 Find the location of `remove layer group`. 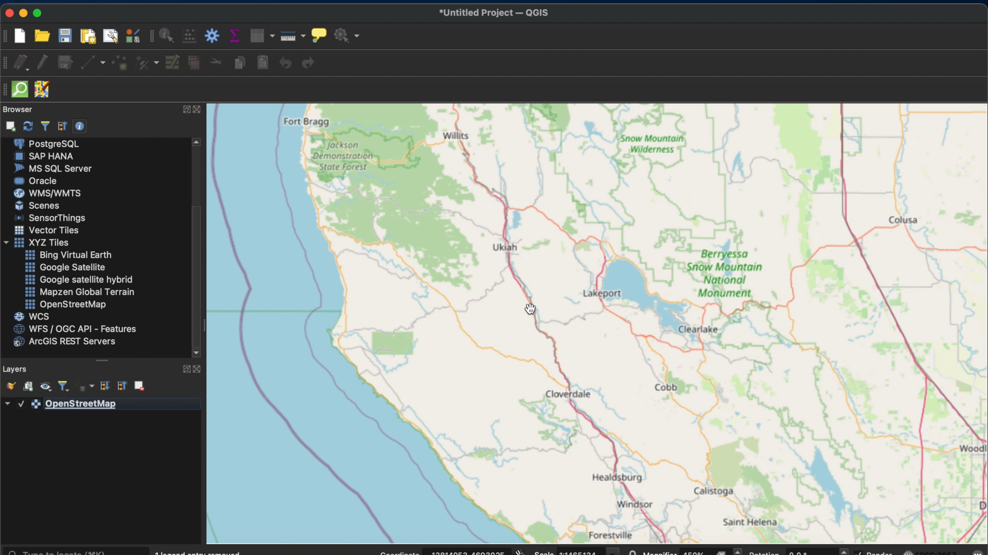

remove layer group is located at coordinates (139, 385).